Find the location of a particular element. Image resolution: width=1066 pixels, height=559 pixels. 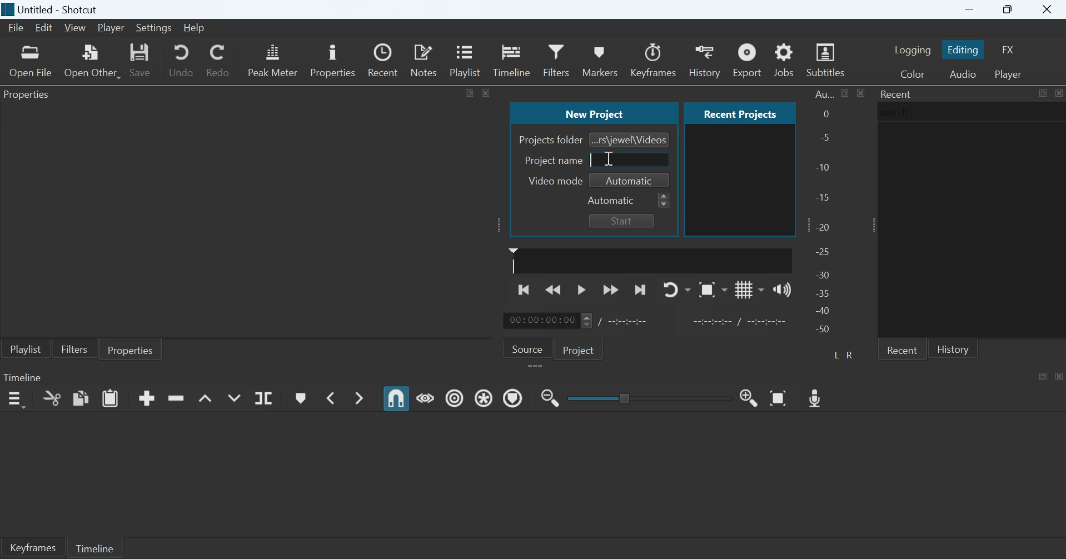

Playlist is located at coordinates (467, 59).